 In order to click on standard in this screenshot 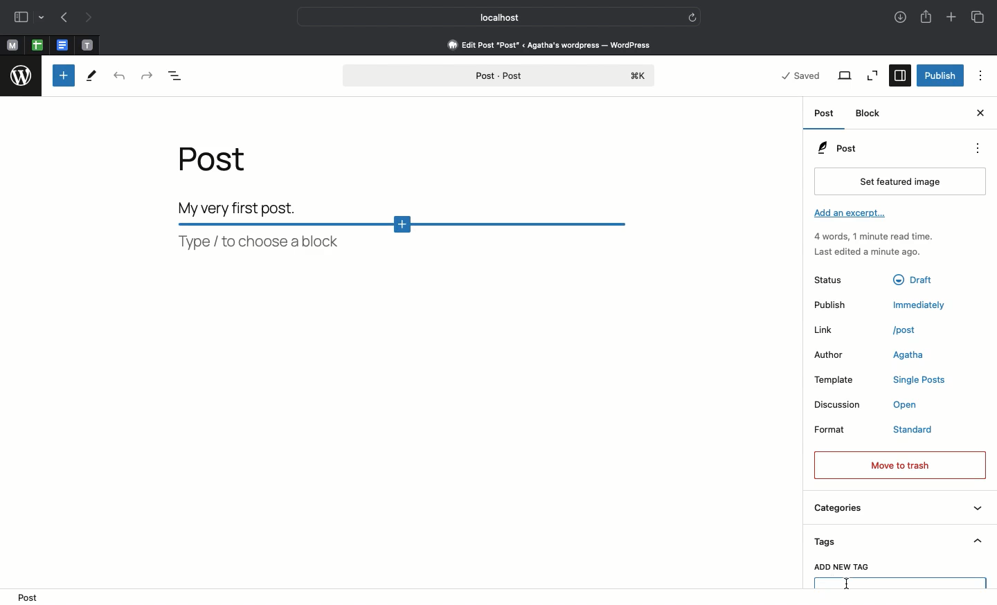, I will do `click(915, 430)`.